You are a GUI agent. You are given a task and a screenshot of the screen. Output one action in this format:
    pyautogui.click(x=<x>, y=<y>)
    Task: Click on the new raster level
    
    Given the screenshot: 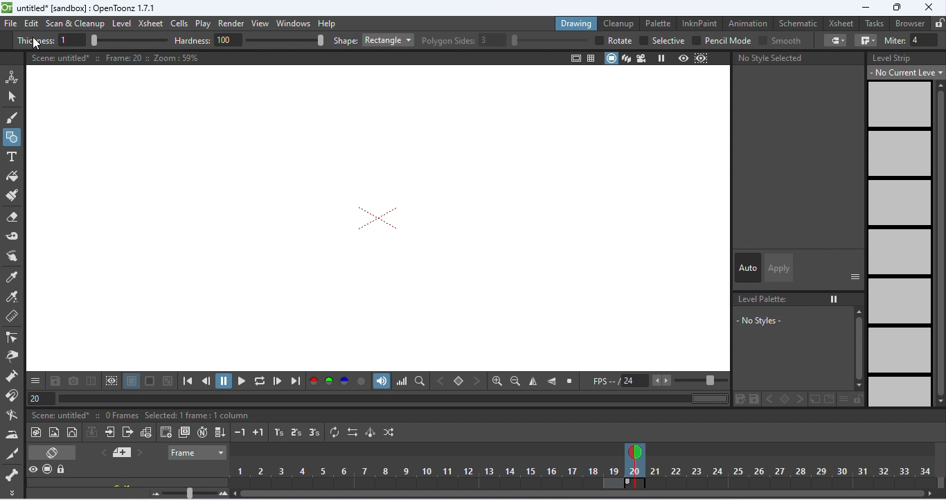 What is the action you would take?
    pyautogui.click(x=54, y=431)
    